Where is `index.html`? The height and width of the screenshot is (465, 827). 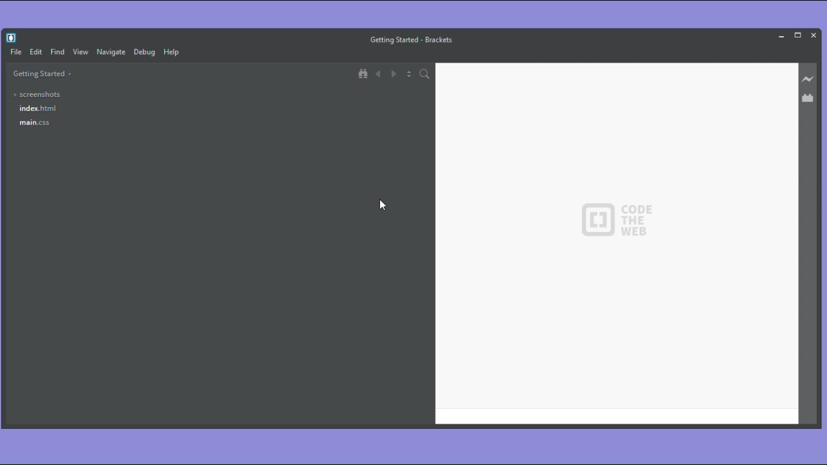
index.html is located at coordinates (38, 108).